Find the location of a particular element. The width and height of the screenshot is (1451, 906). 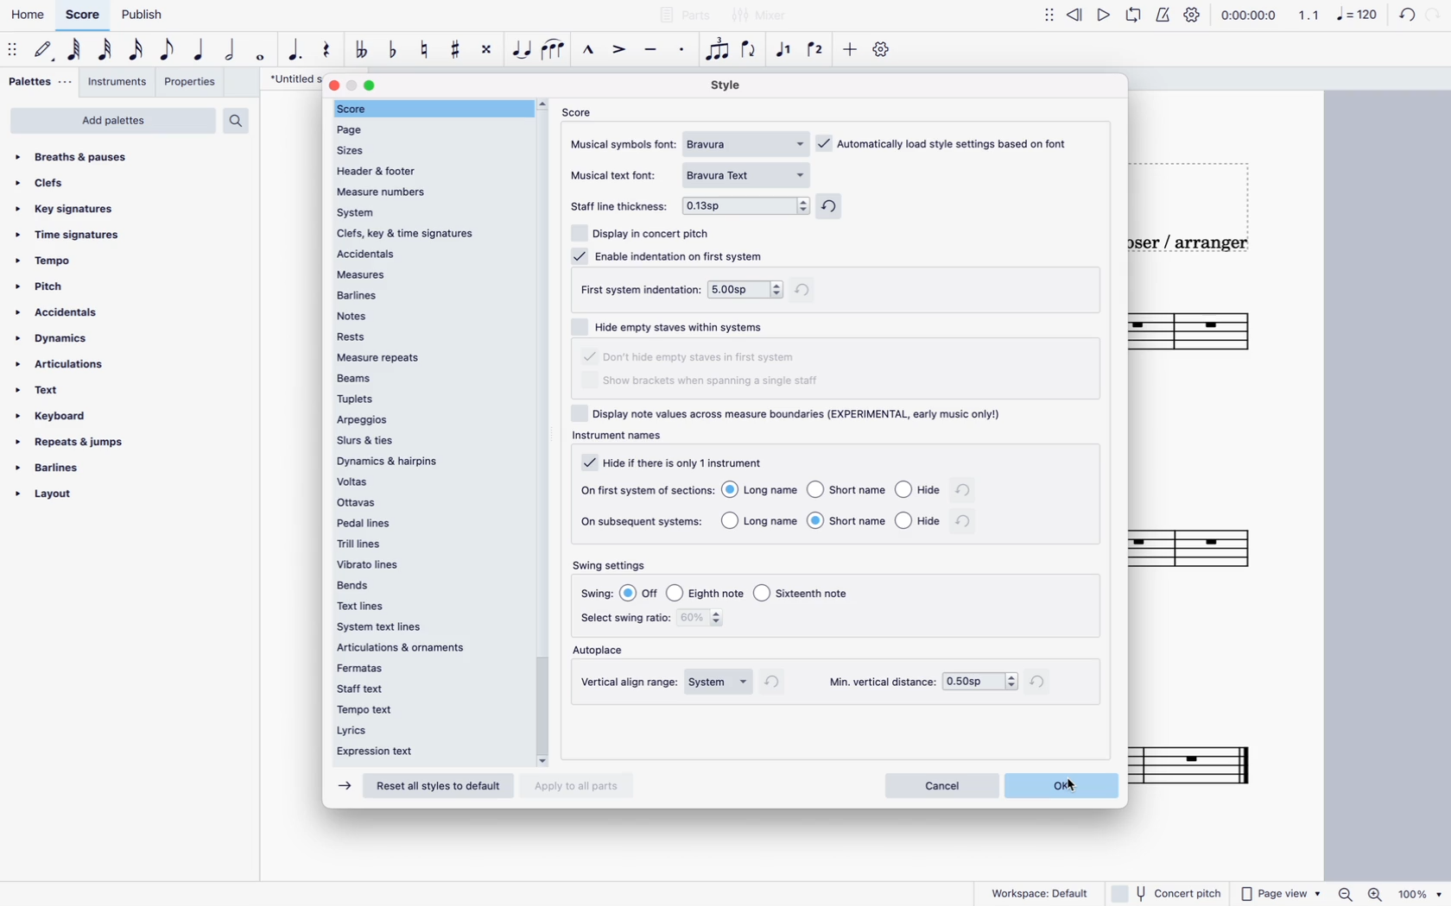

swing settings is located at coordinates (615, 566).